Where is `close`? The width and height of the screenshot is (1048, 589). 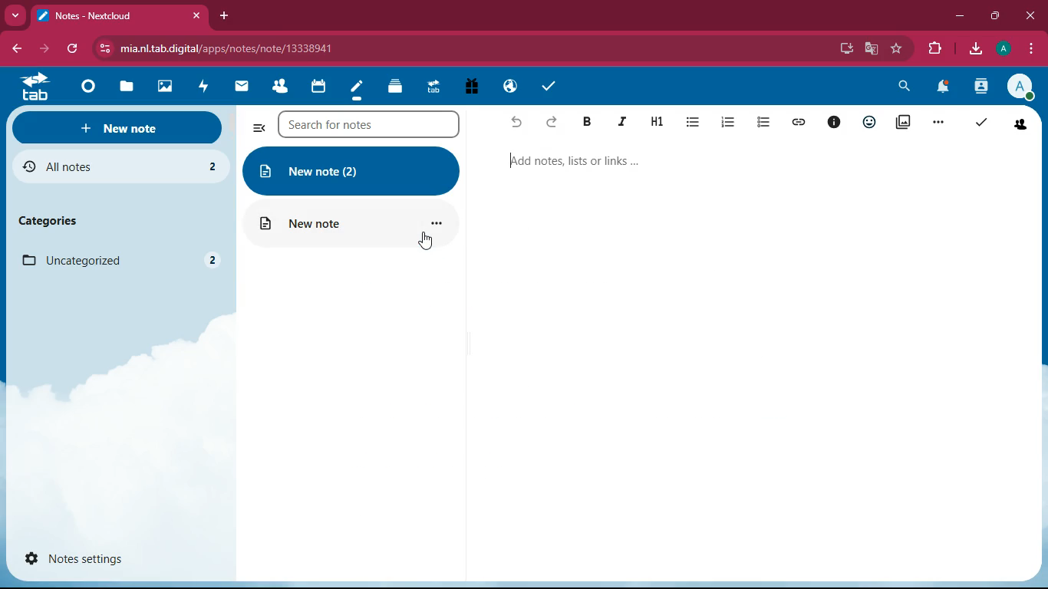 close is located at coordinates (1032, 16).